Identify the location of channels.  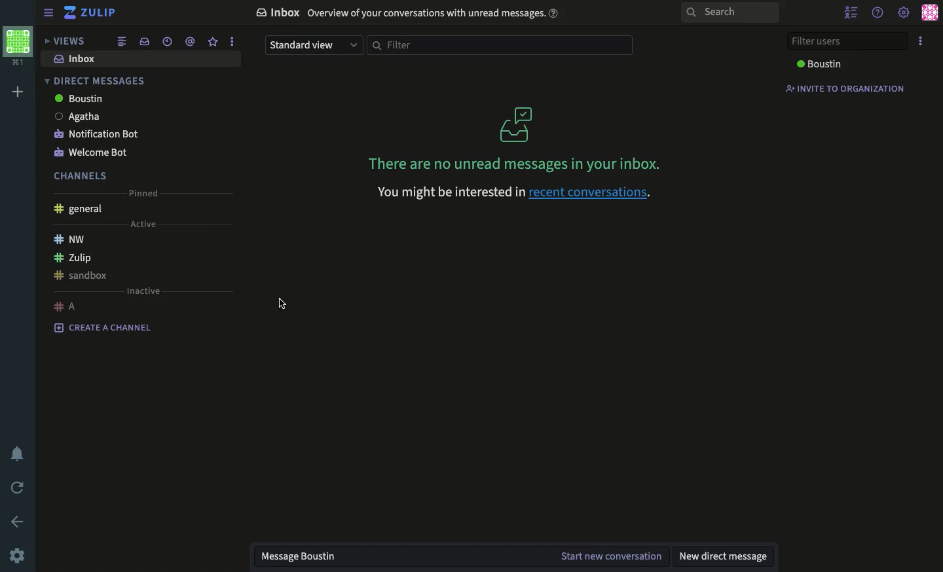
(82, 175).